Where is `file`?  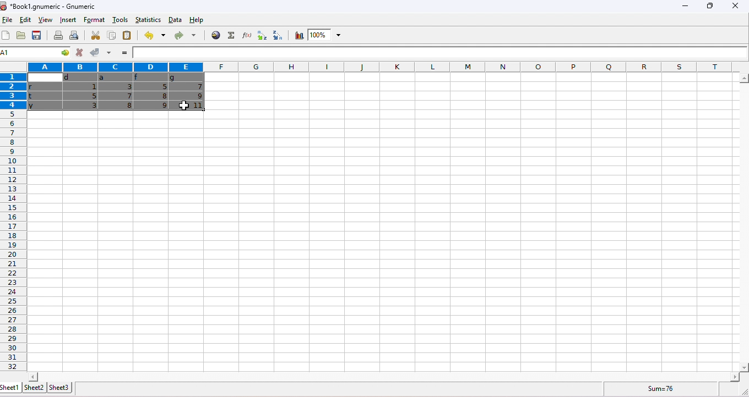
file is located at coordinates (8, 20).